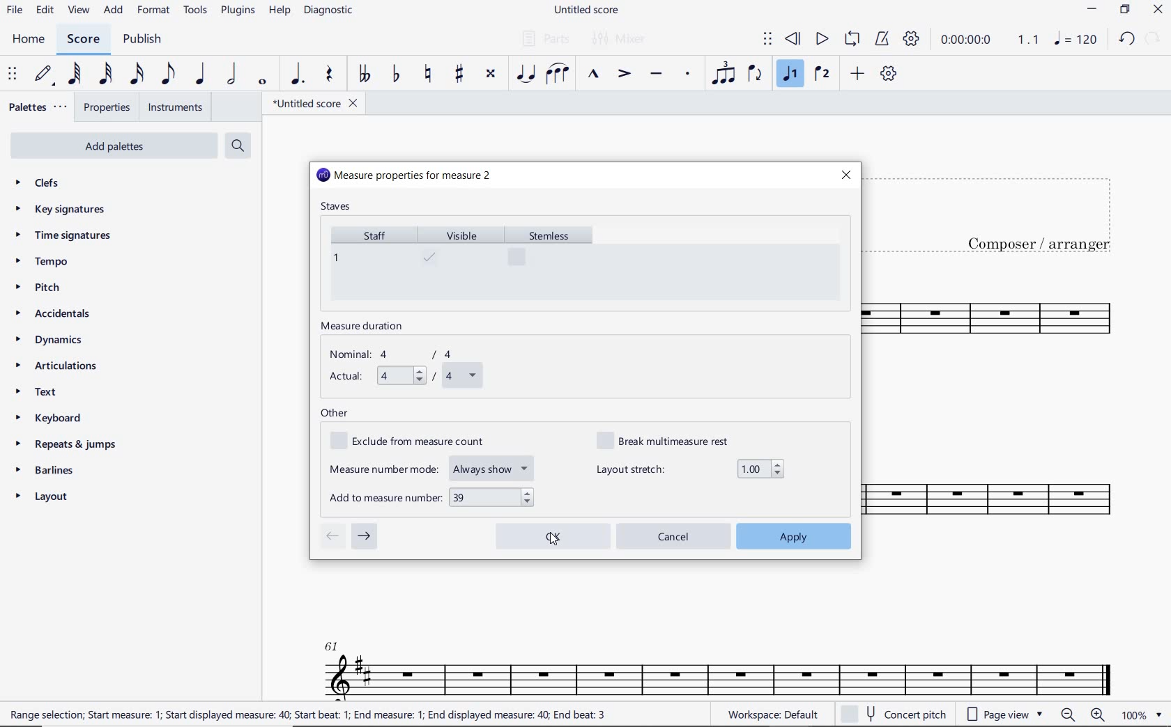 The width and height of the screenshot is (1171, 727). What do you see at coordinates (896, 714) in the screenshot?
I see `concert pitch` at bounding box center [896, 714].